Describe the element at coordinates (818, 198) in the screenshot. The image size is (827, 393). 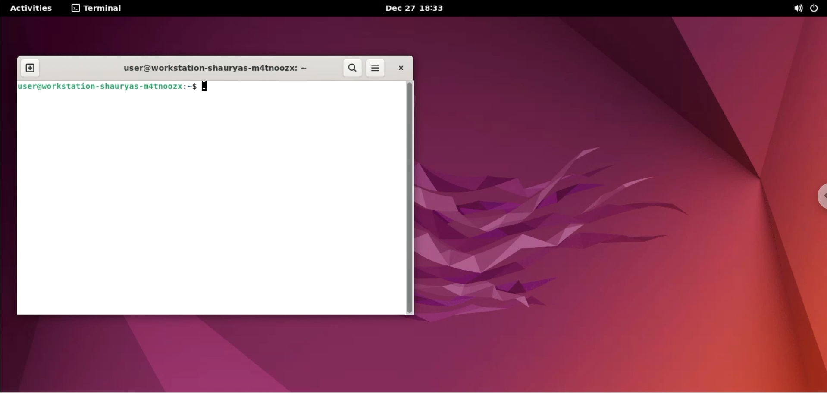
I see `chrome options` at that location.